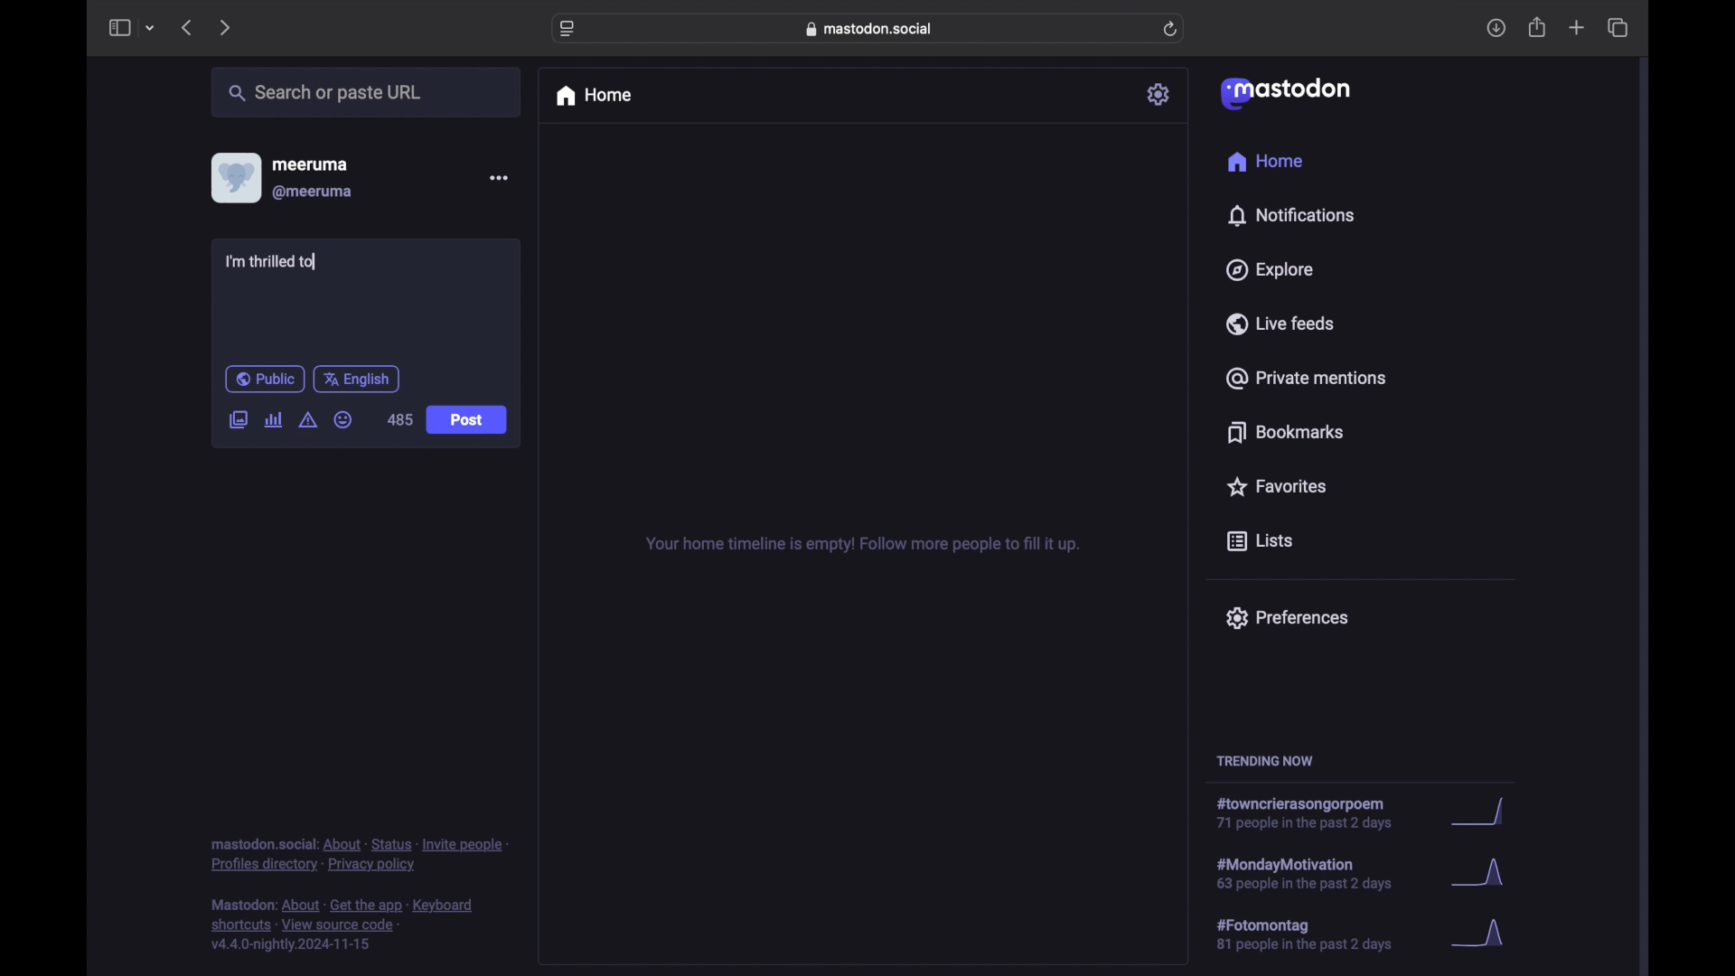  I want to click on I'm thrilled to, so click(272, 263).